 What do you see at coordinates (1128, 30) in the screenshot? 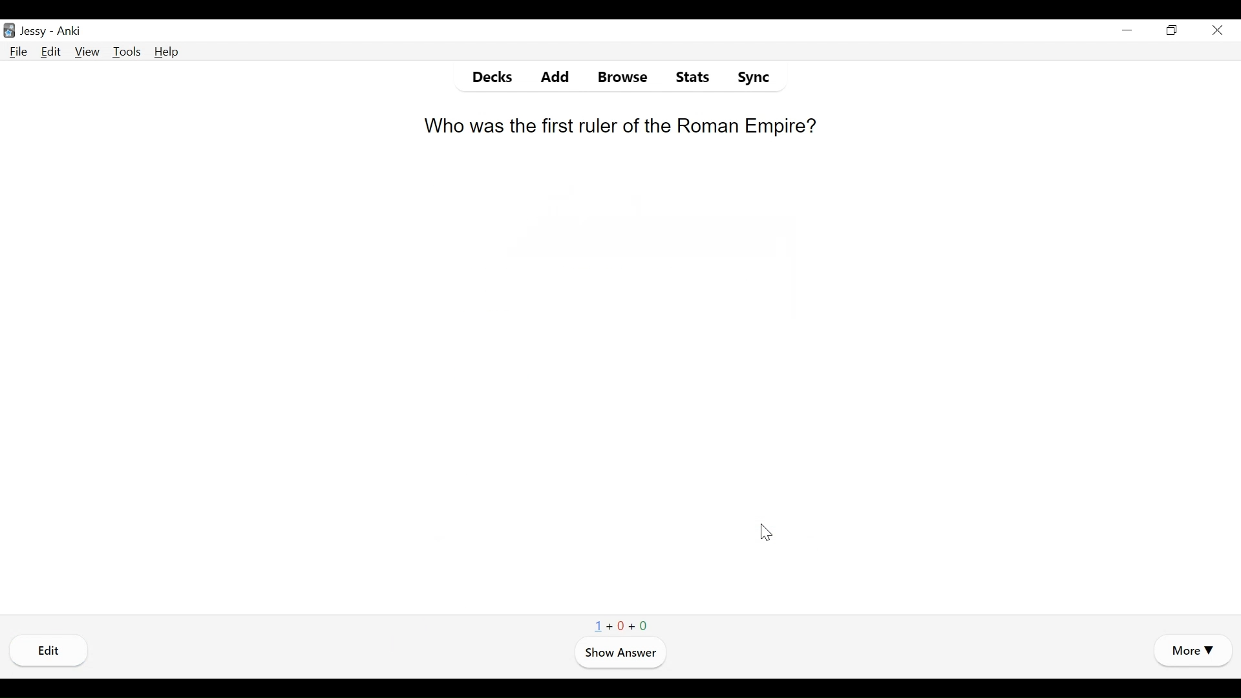
I see `minimize` at bounding box center [1128, 30].